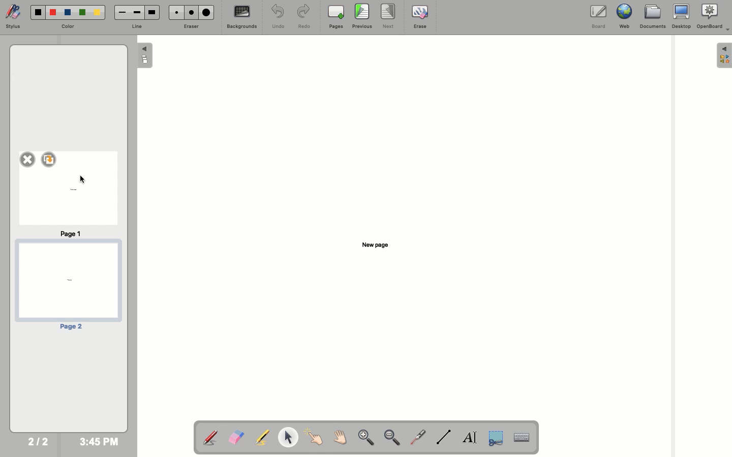  What do you see at coordinates (152, 13) in the screenshot?
I see `Large line` at bounding box center [152, 13].